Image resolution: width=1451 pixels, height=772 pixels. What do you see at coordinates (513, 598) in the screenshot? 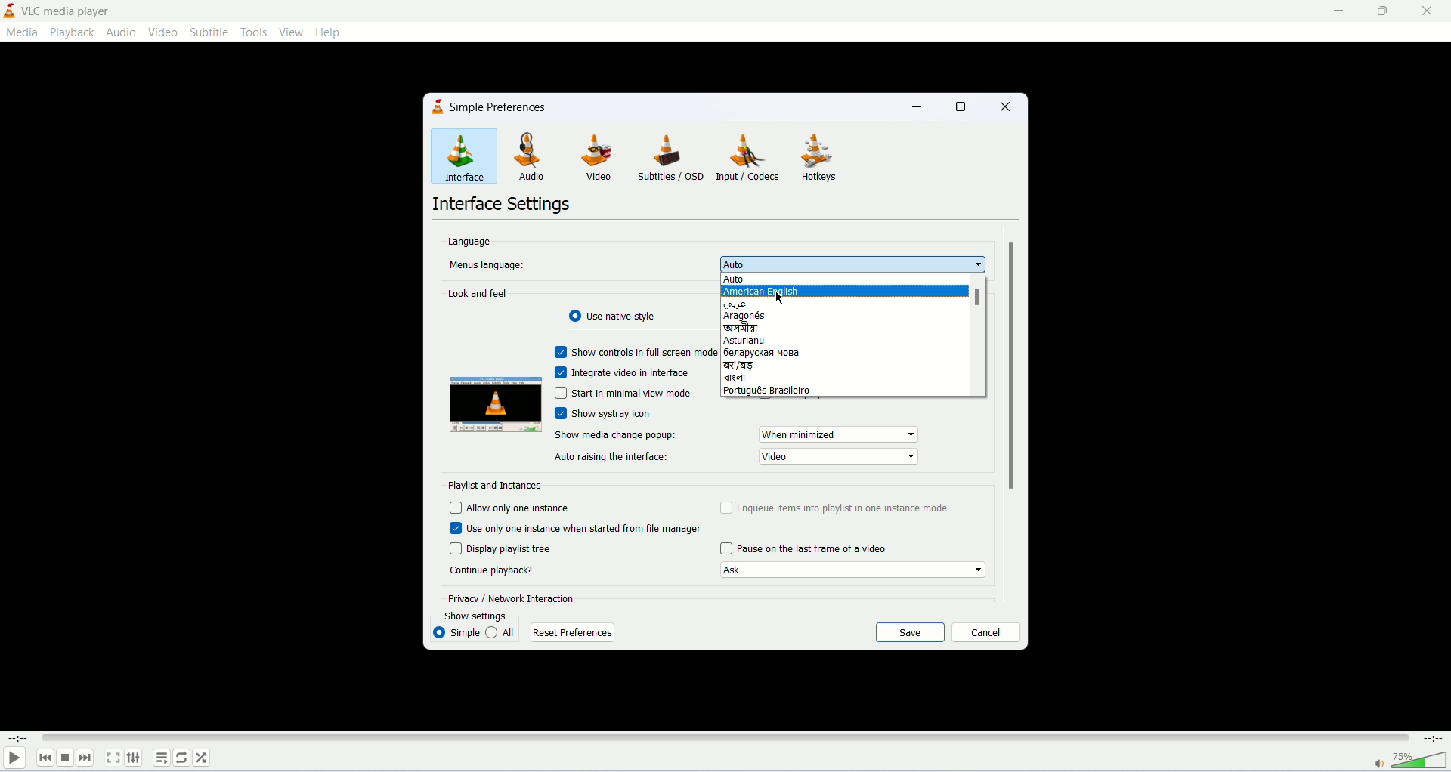
I see `privacy and network interaction` at bounding box center [513, 598].